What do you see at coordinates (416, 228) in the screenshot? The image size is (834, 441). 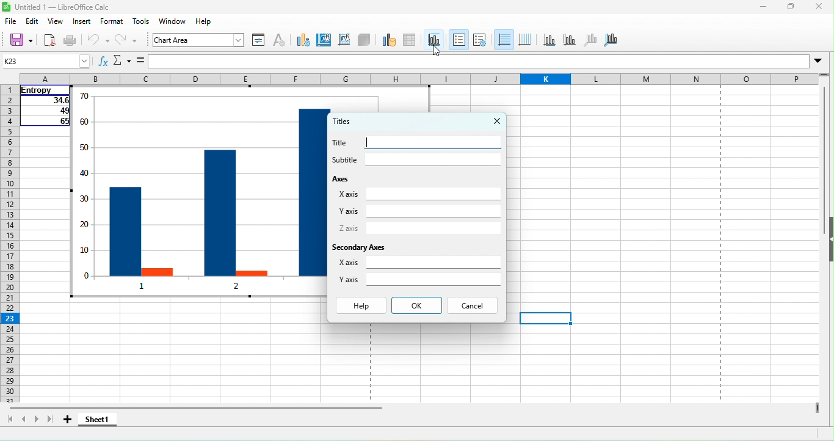 I see `z axis` at bounding box center [416, 228].